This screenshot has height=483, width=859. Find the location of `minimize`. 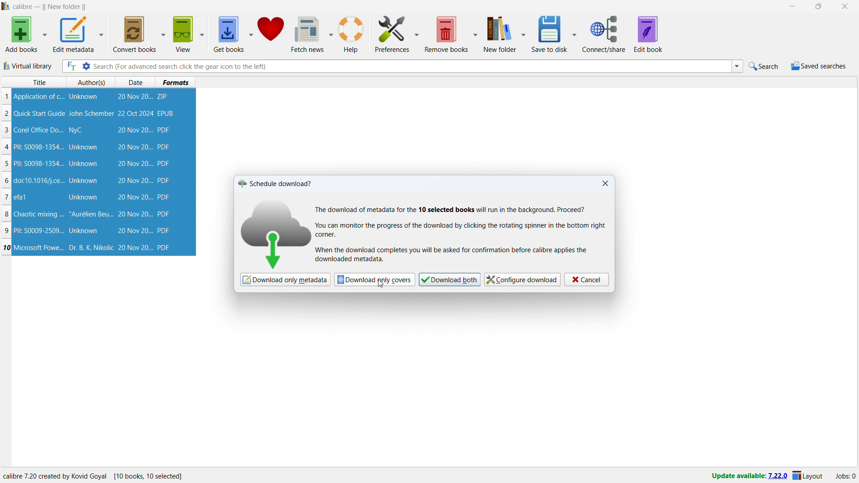

minimize is located at coordinates (792, 6).